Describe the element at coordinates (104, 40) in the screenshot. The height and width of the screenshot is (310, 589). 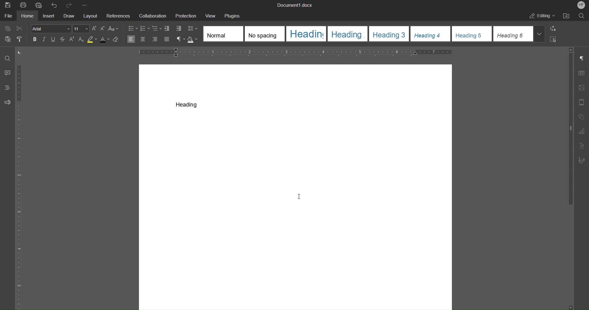
I see `Text Color` at that location.